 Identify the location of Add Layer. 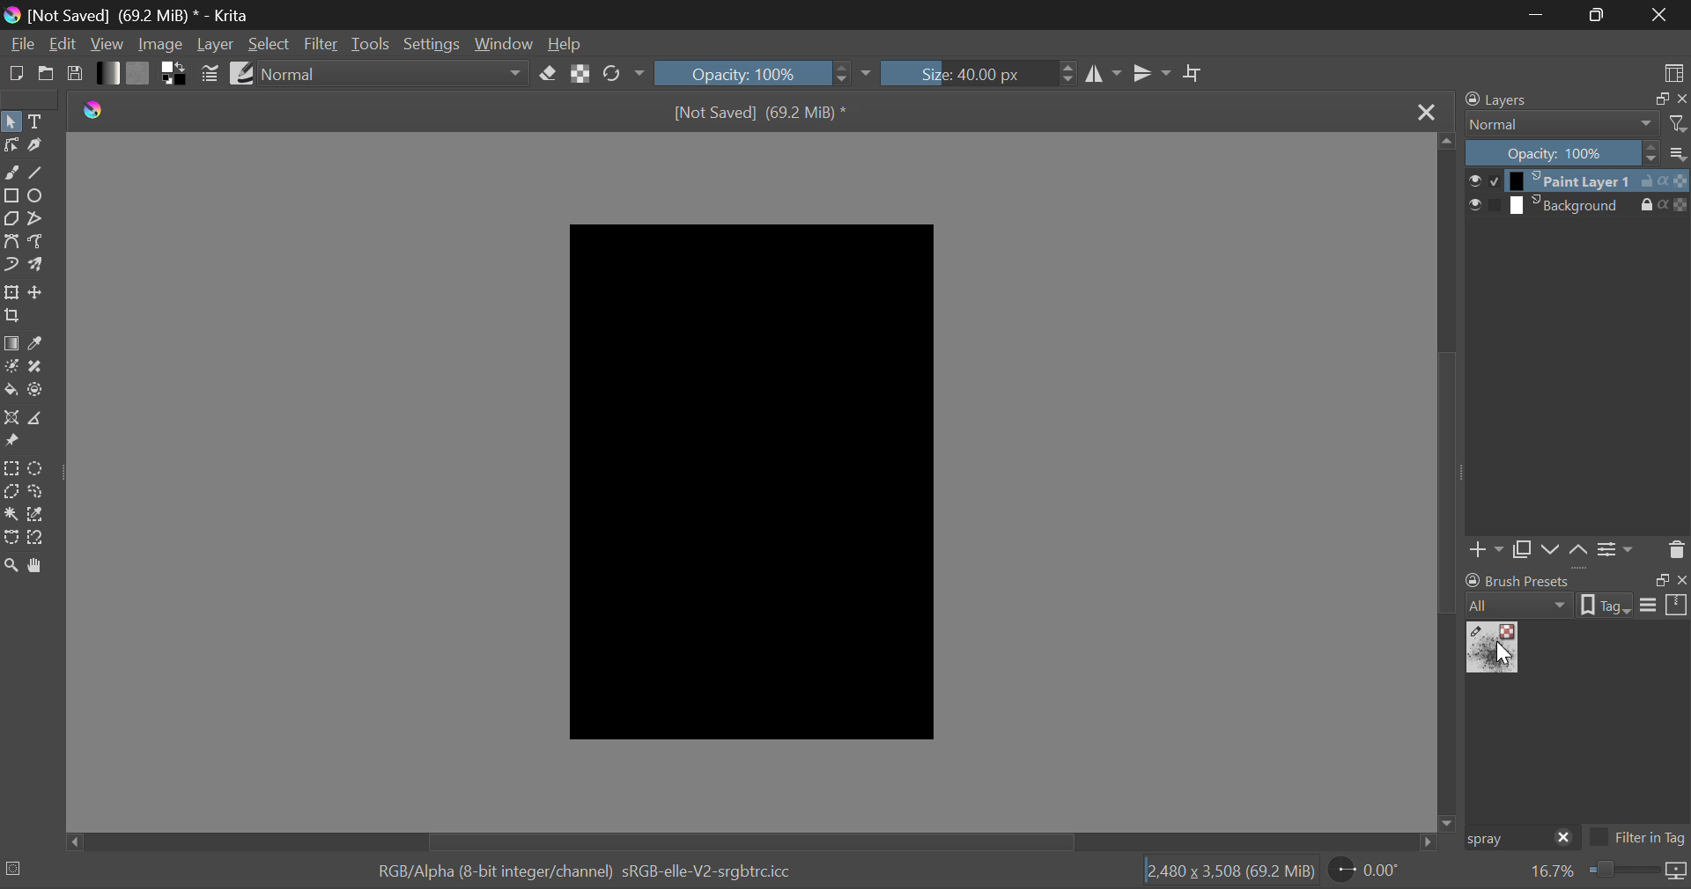
(1486, 552).